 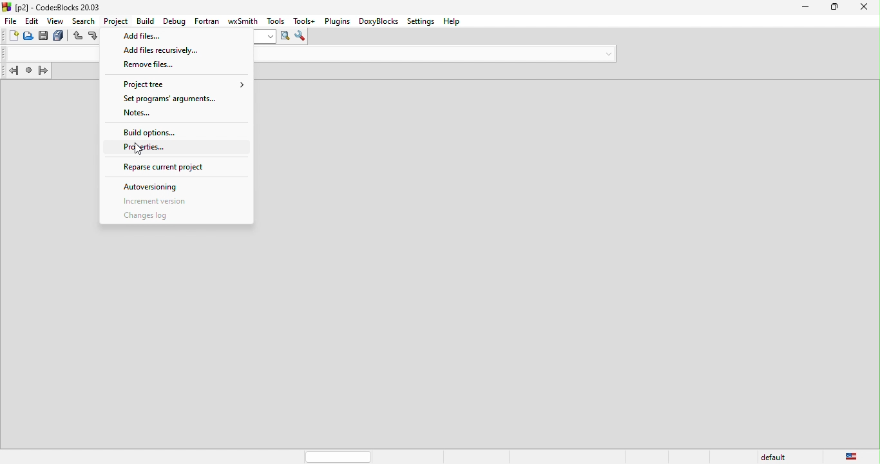 What do you see at coordinates (175, 99) in the screenshot?
I see `set programs arguments` at bounding box center [175, 99].